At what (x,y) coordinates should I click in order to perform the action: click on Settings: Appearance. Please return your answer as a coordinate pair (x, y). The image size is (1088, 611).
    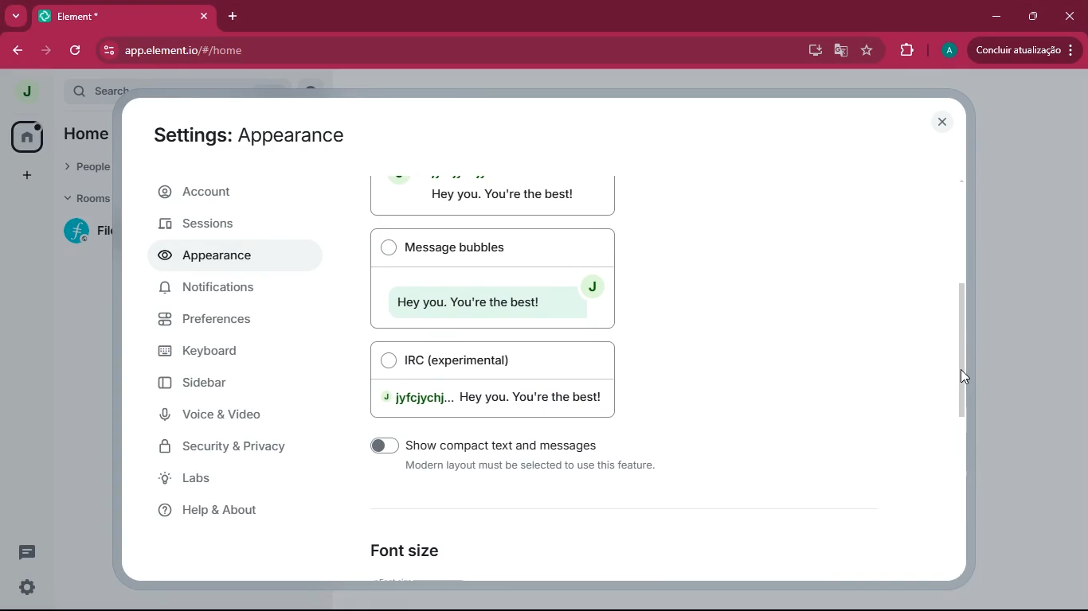
    Looking at the image, I should click on (250, 134).